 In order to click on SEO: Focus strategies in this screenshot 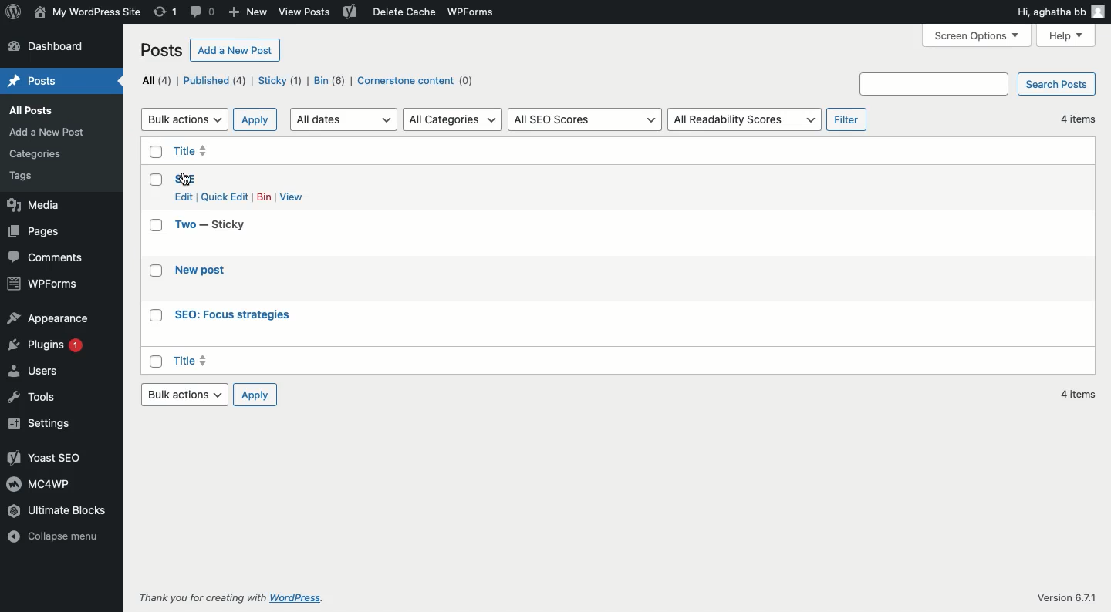, I will do `click(248, 315)`.